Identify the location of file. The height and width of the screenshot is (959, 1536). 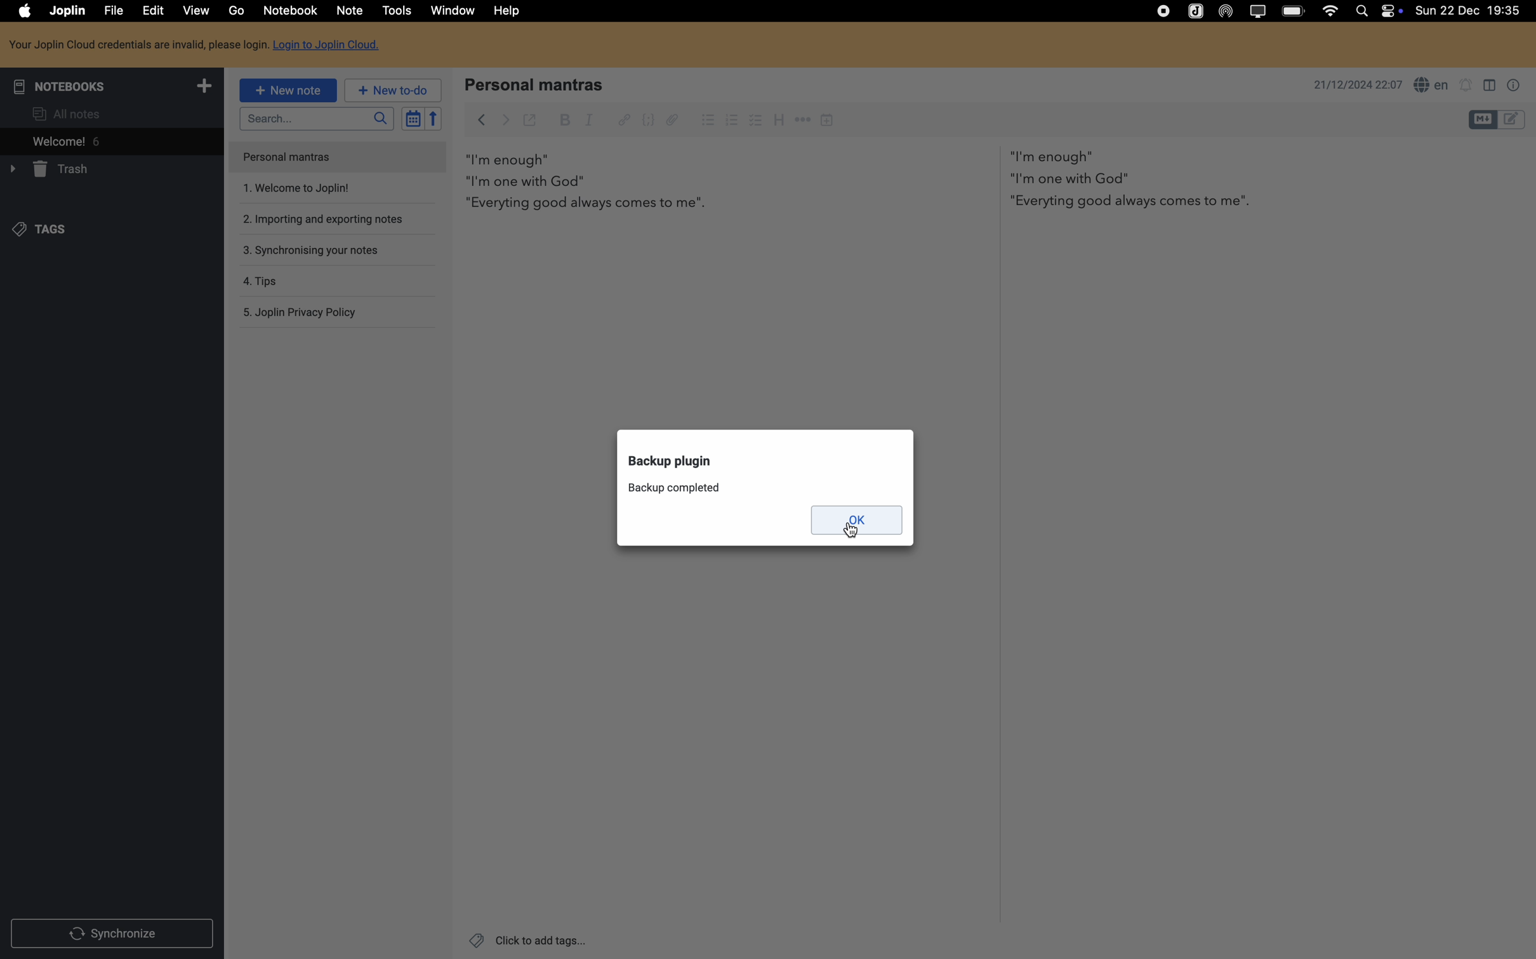
(114, 10).